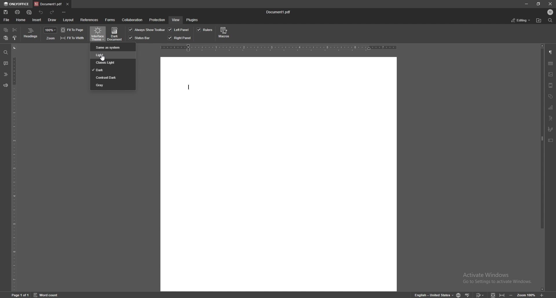 The image size is (556, 298). I want to click on status bar, so click(140, 38).